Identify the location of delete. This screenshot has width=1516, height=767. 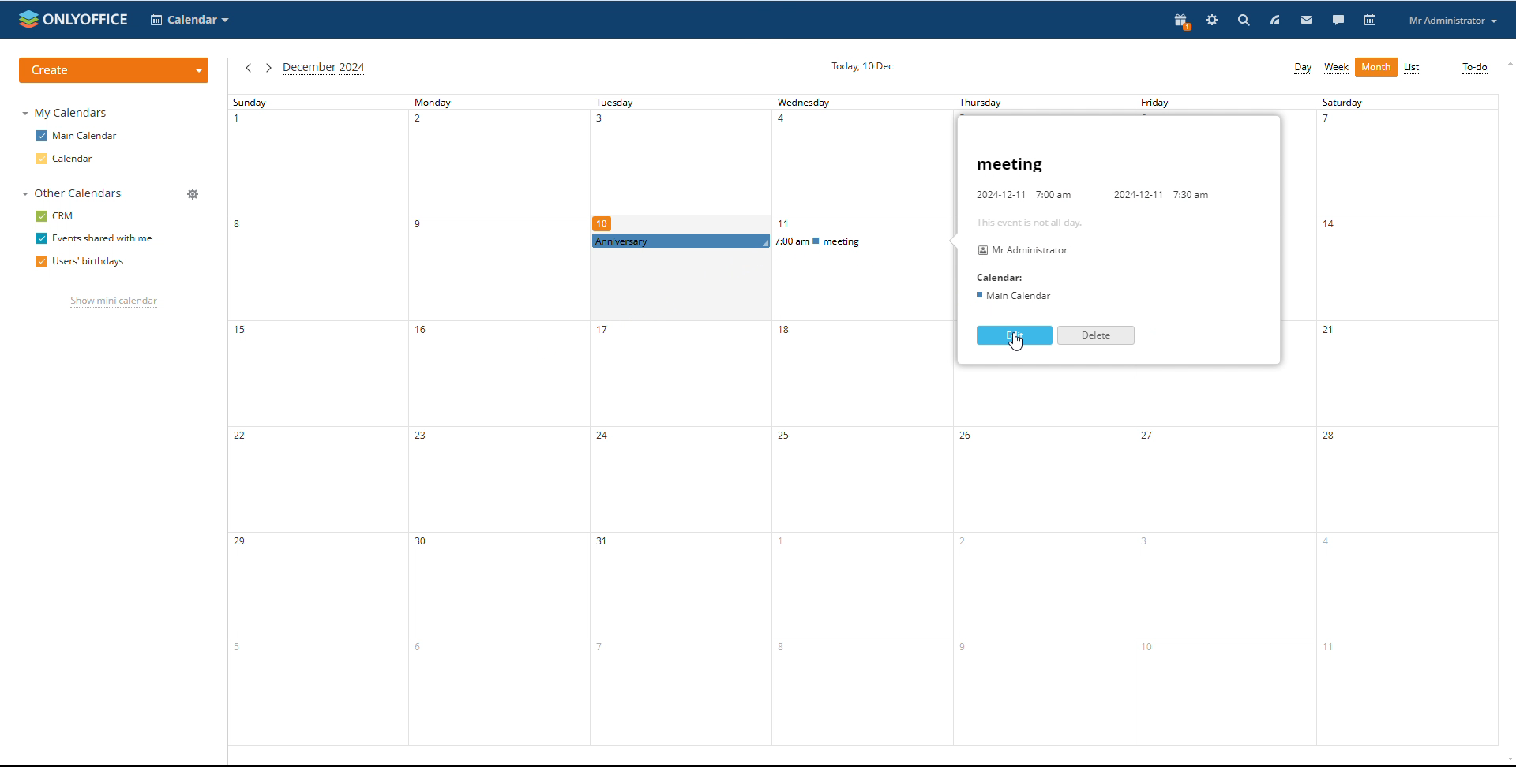
(1095, 335).